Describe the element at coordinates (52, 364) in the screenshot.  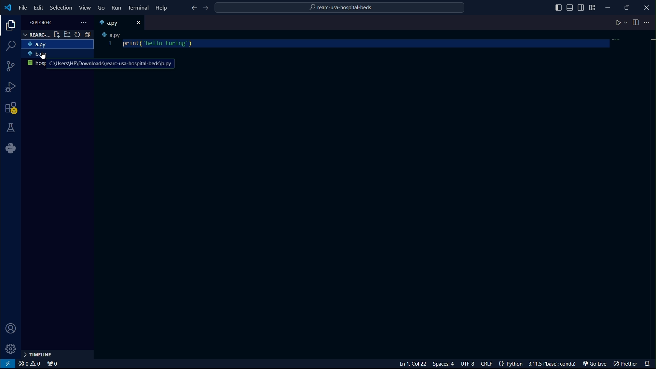
I see `port forwarded` at that location.